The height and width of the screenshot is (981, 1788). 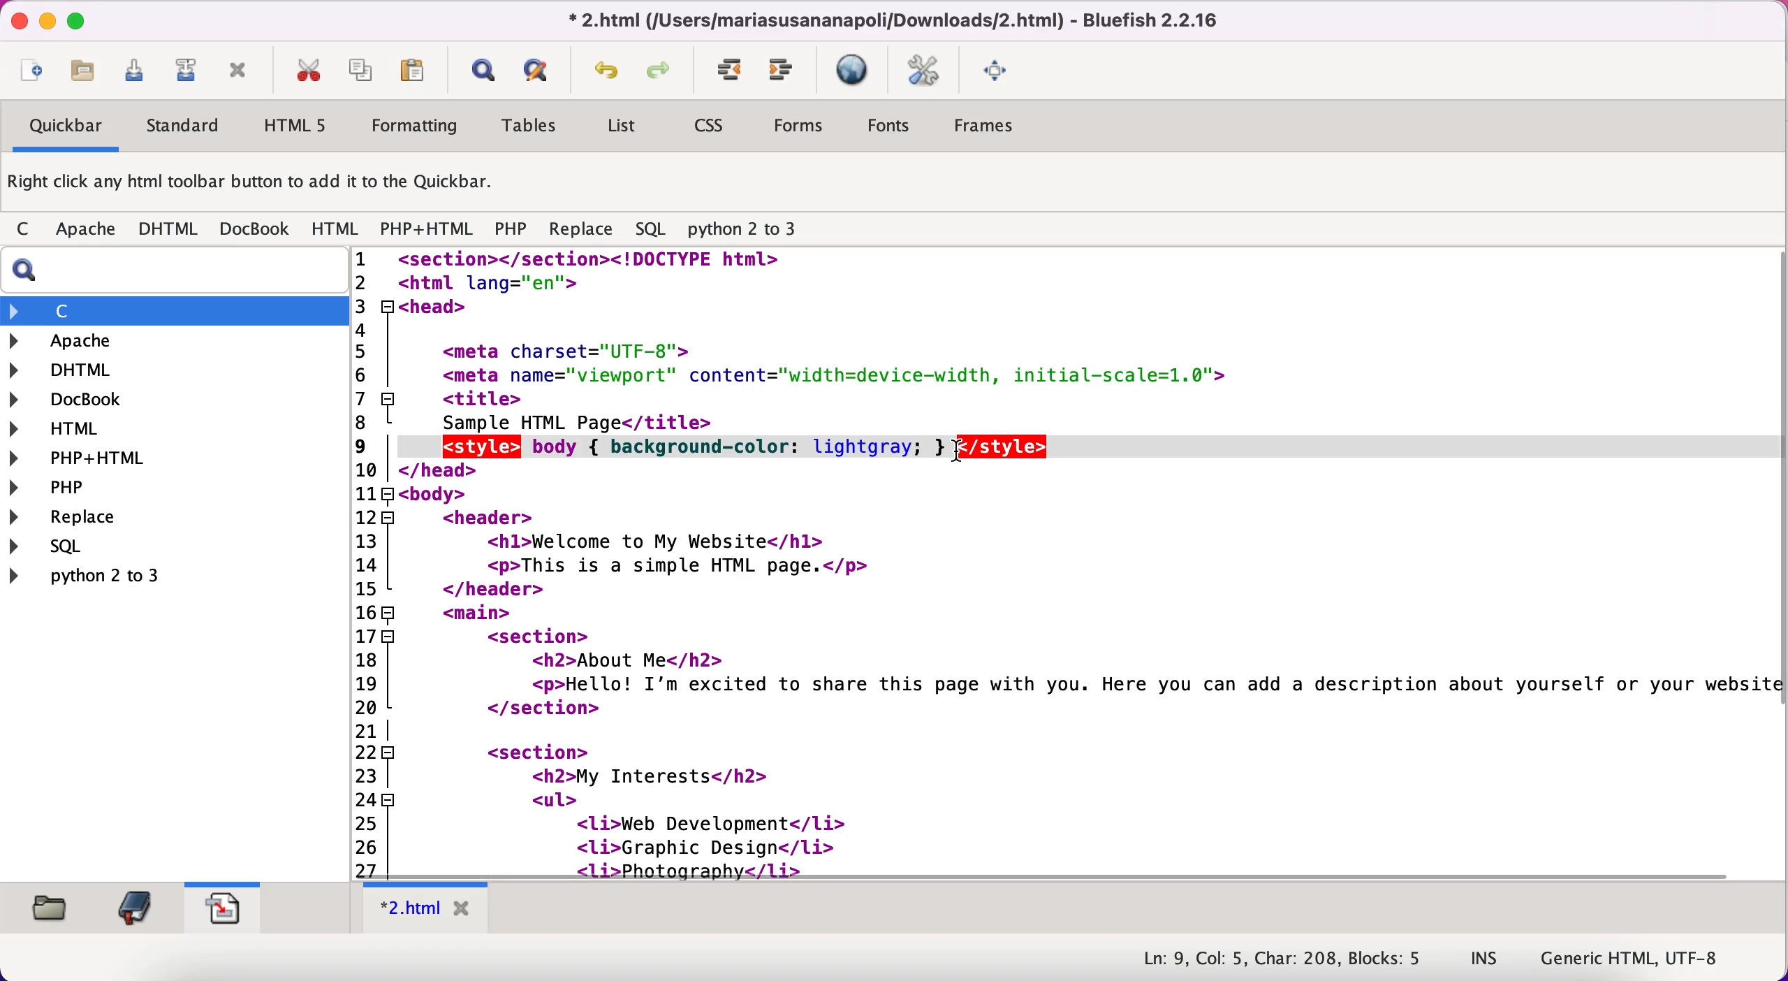 What do you see at coordinates (540, 70) in the screenshot?
I see `advanced find and replace` at bounding box center [540, 70].